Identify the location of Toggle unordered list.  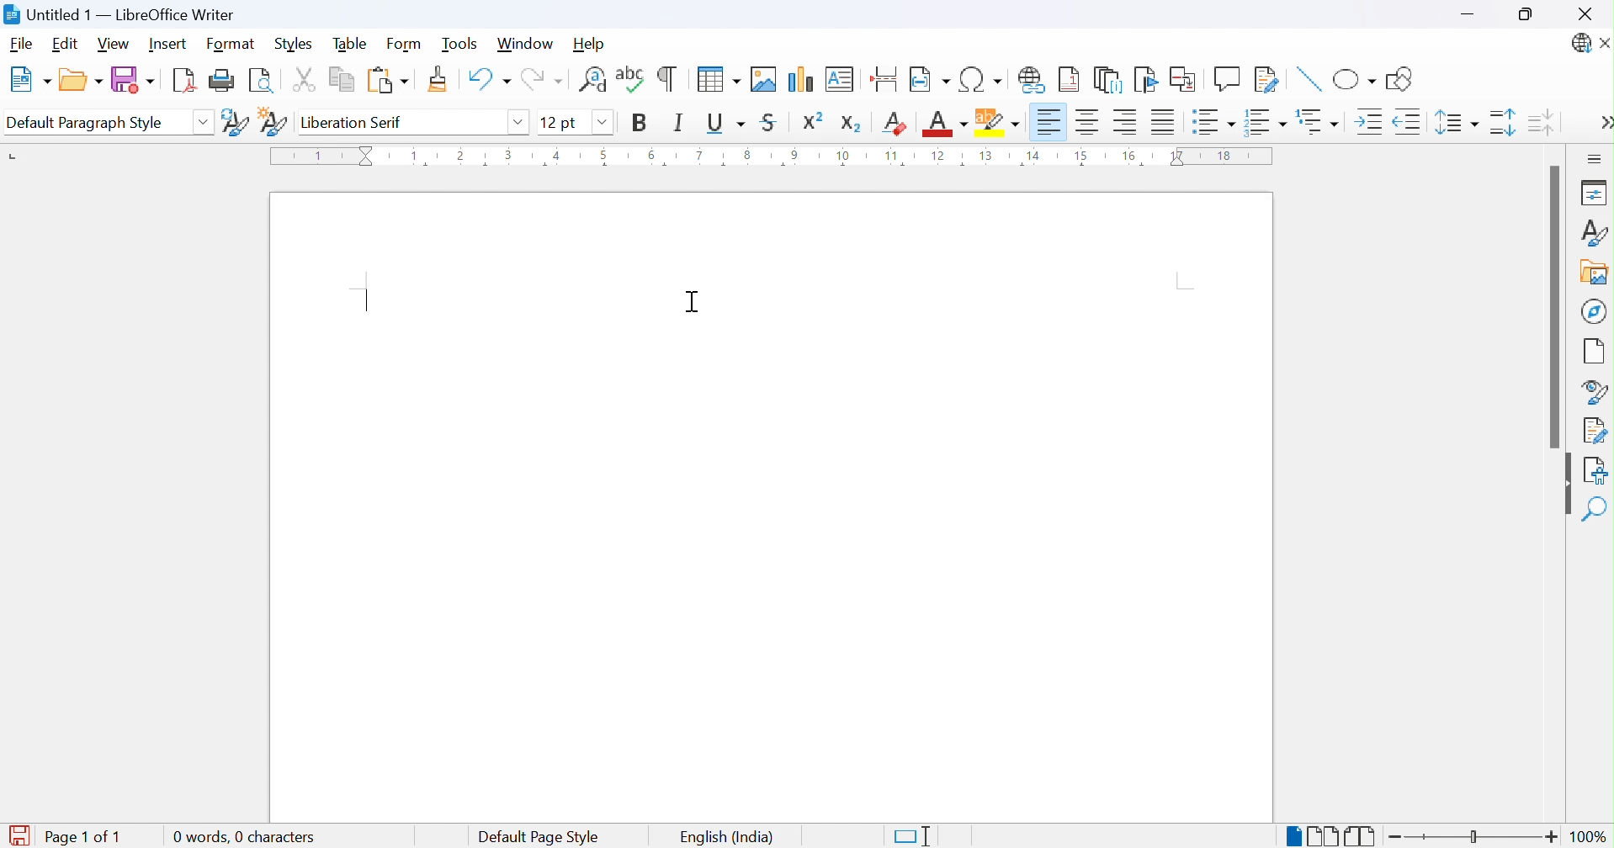
(1214, 125).